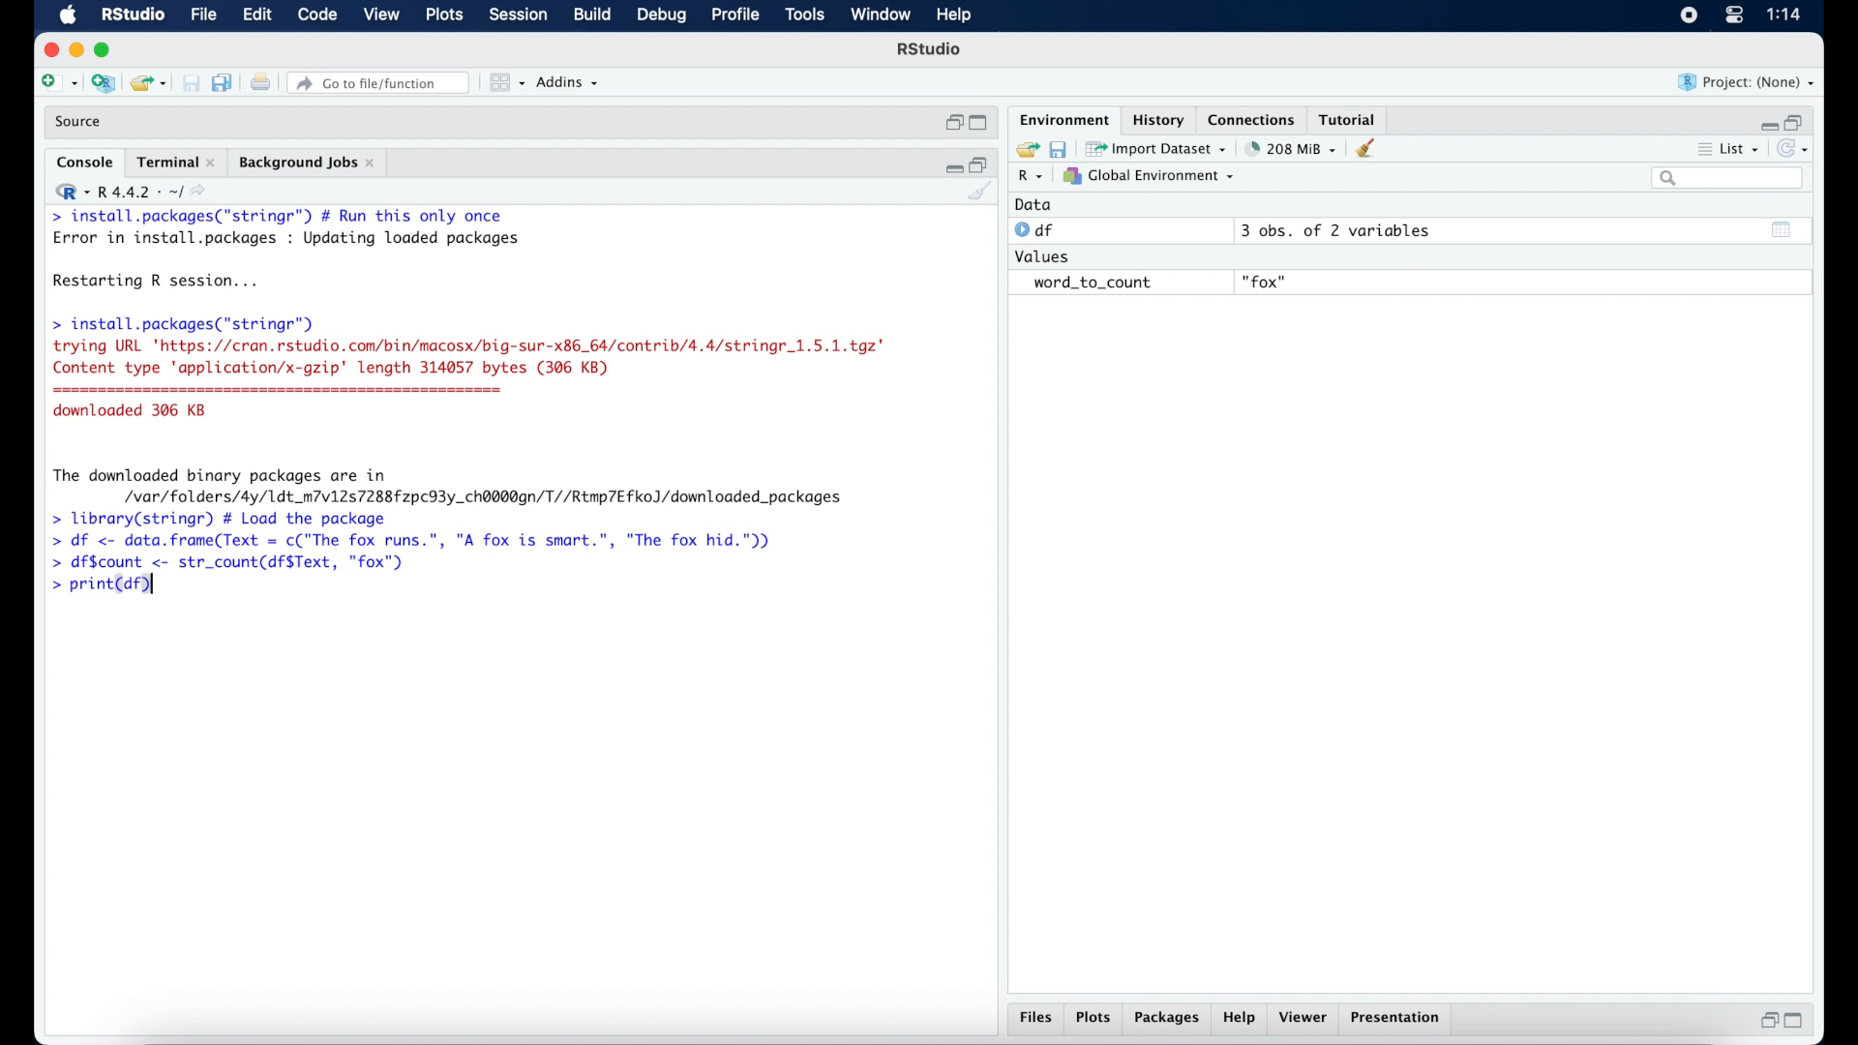  Describe the element at coordinates (1730, 151) in the screenshot. I see `list` at that location.